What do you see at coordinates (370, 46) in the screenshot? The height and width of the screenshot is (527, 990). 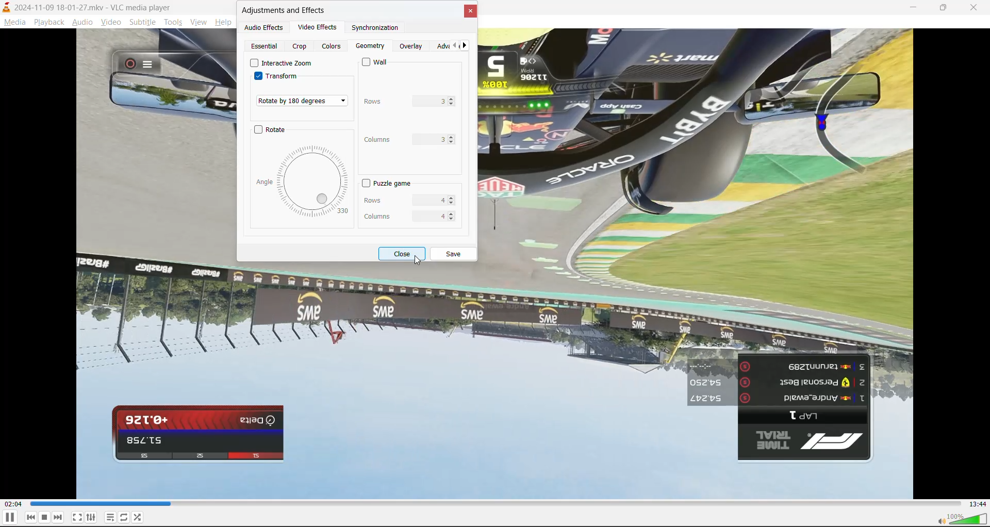 I see `Geometry` at bounding box center [370, 46].